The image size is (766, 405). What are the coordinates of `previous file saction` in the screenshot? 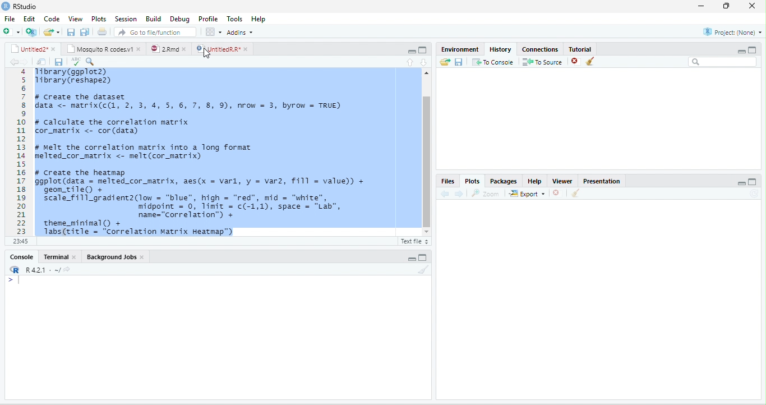 It's located at (72, 31).